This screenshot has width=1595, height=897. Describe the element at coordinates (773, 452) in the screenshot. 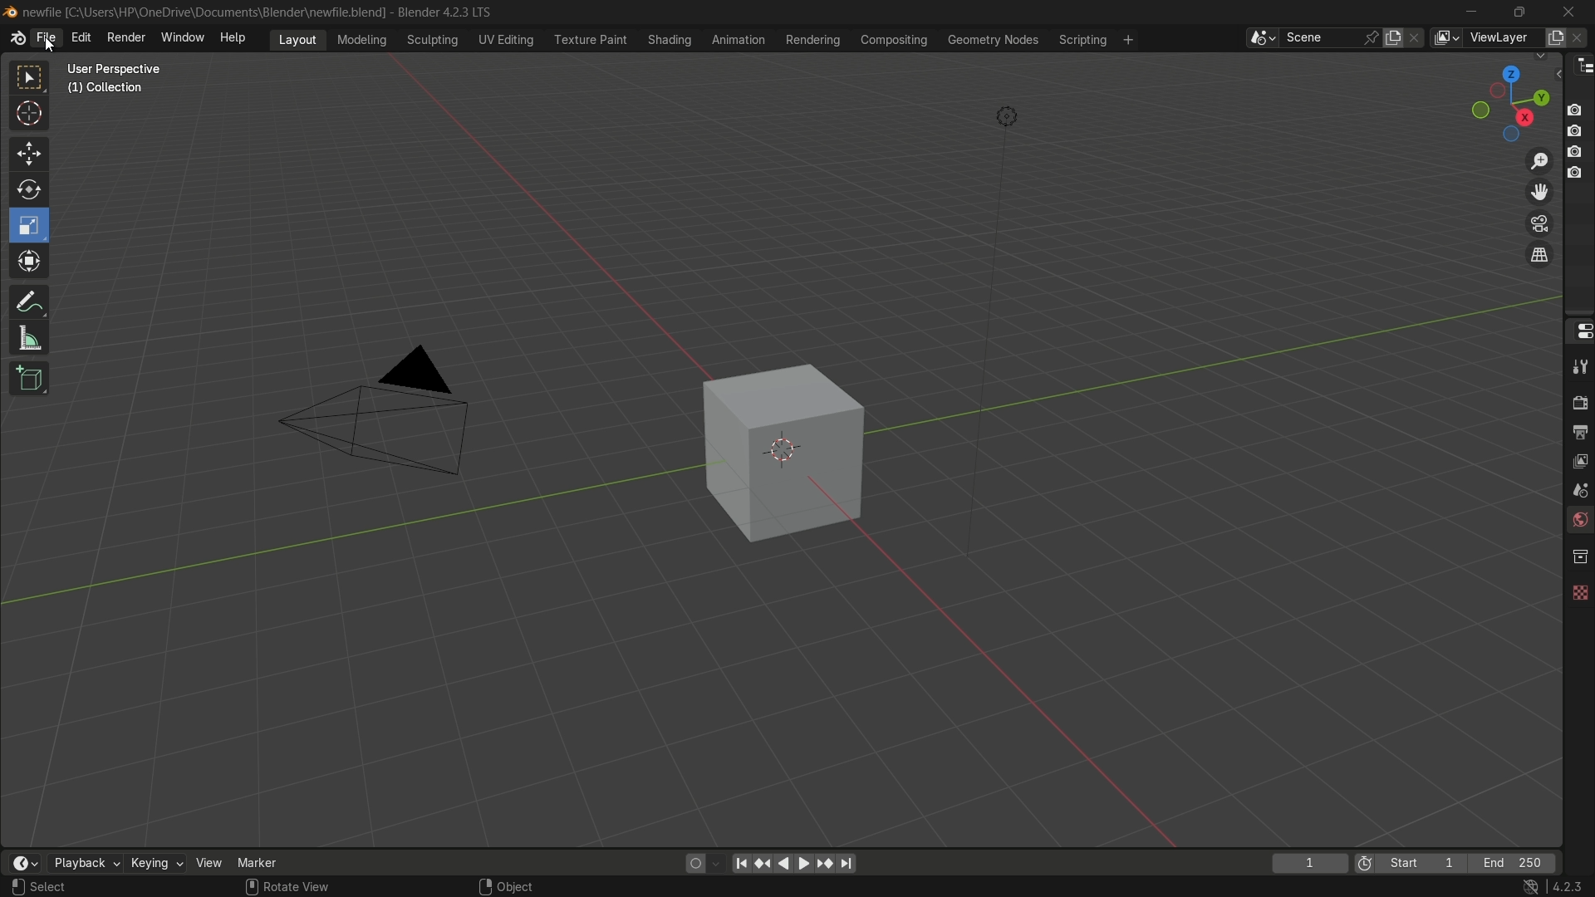

I see `cube` at that location.